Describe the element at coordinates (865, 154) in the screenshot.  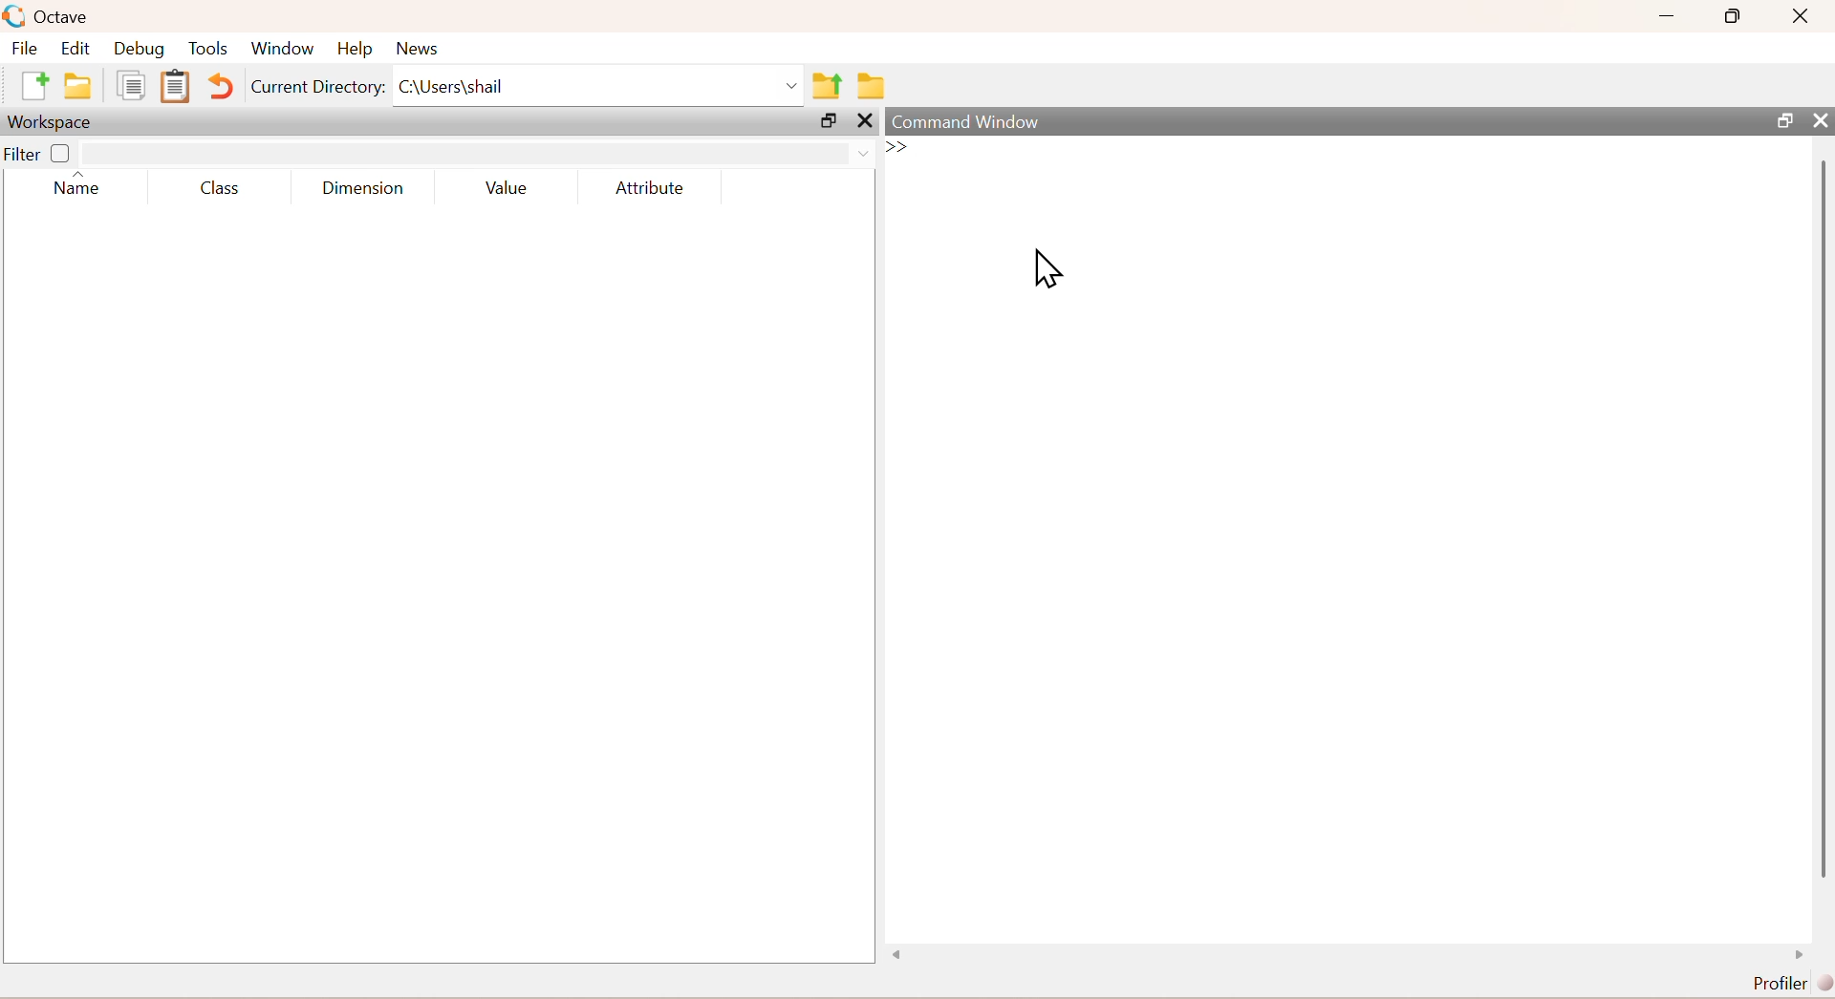
I see `Drop-down ` at that location.